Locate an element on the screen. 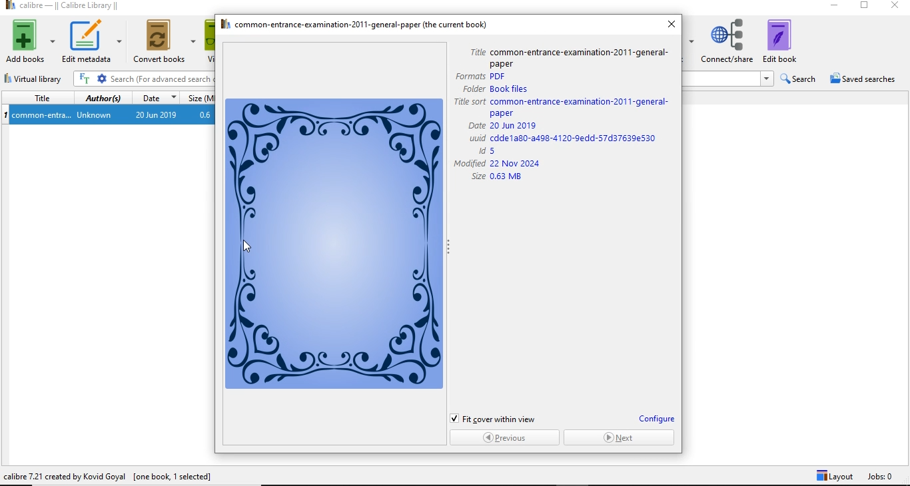 This screenshot has width=910, height=486. size(MB) is located at coordinates (201, 99).